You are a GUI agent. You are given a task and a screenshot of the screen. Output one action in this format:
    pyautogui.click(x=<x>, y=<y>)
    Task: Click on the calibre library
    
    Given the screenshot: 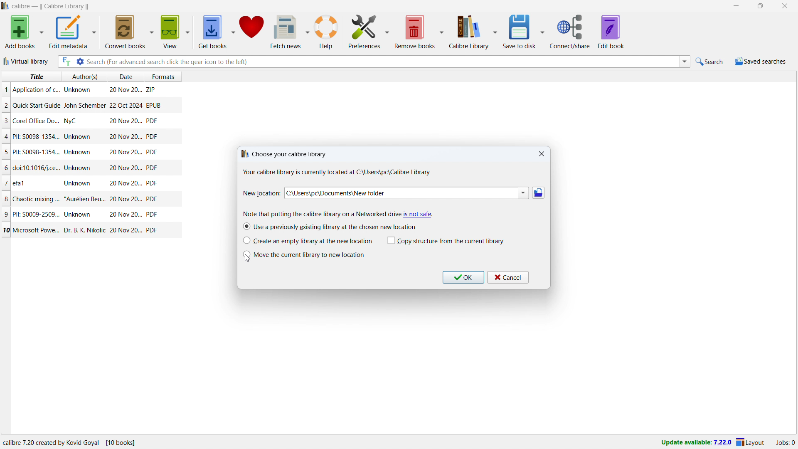 What is the action you would take?
    pyautogui.click(x=467, y=33)
    